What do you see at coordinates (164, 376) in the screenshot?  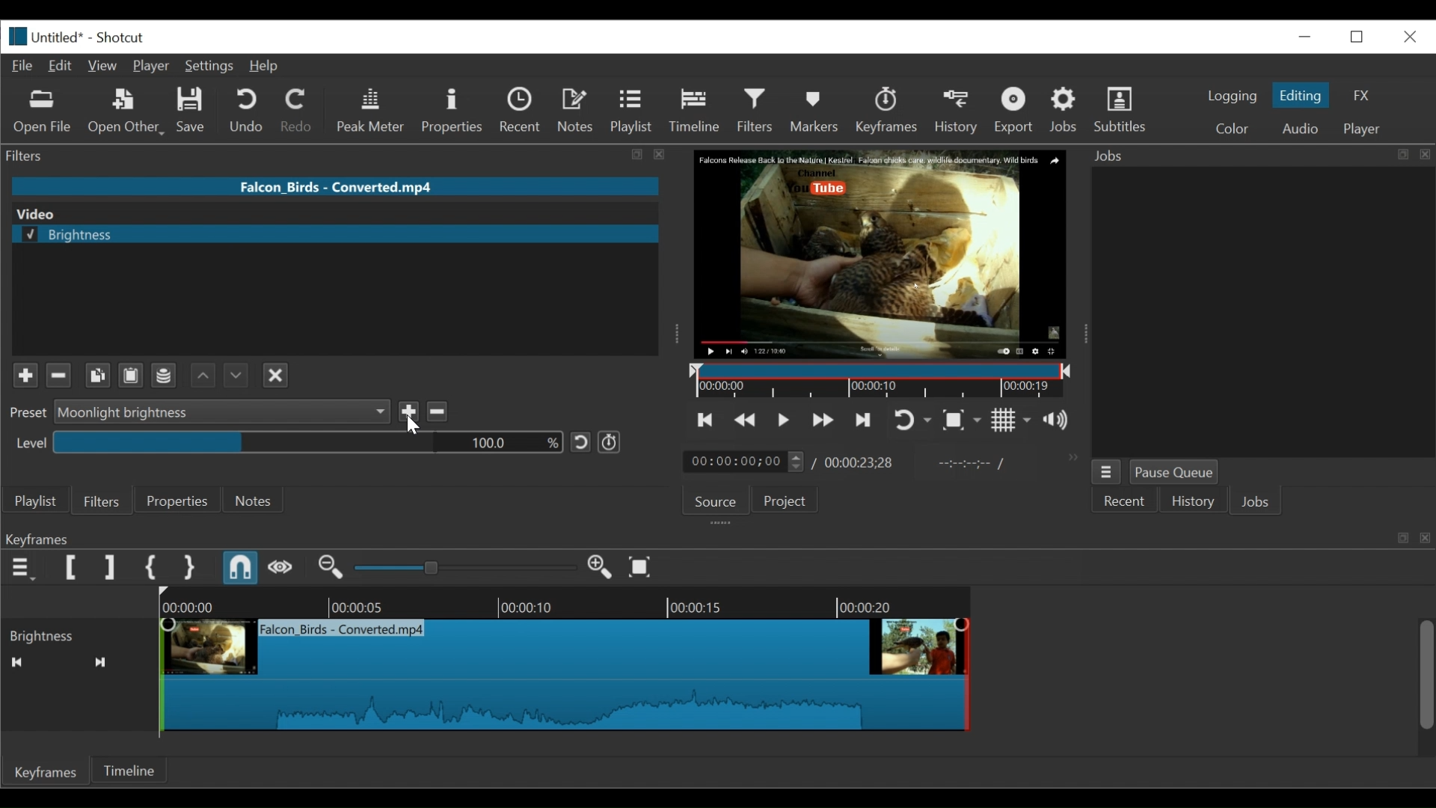 I see `Channel` at bounding box center [164, 376].